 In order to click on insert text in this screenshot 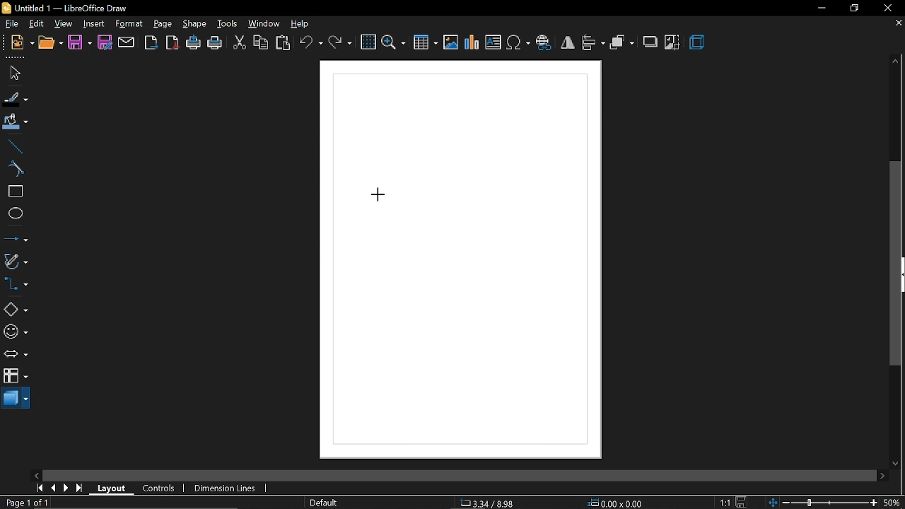, I will do `click(494, 42)`.